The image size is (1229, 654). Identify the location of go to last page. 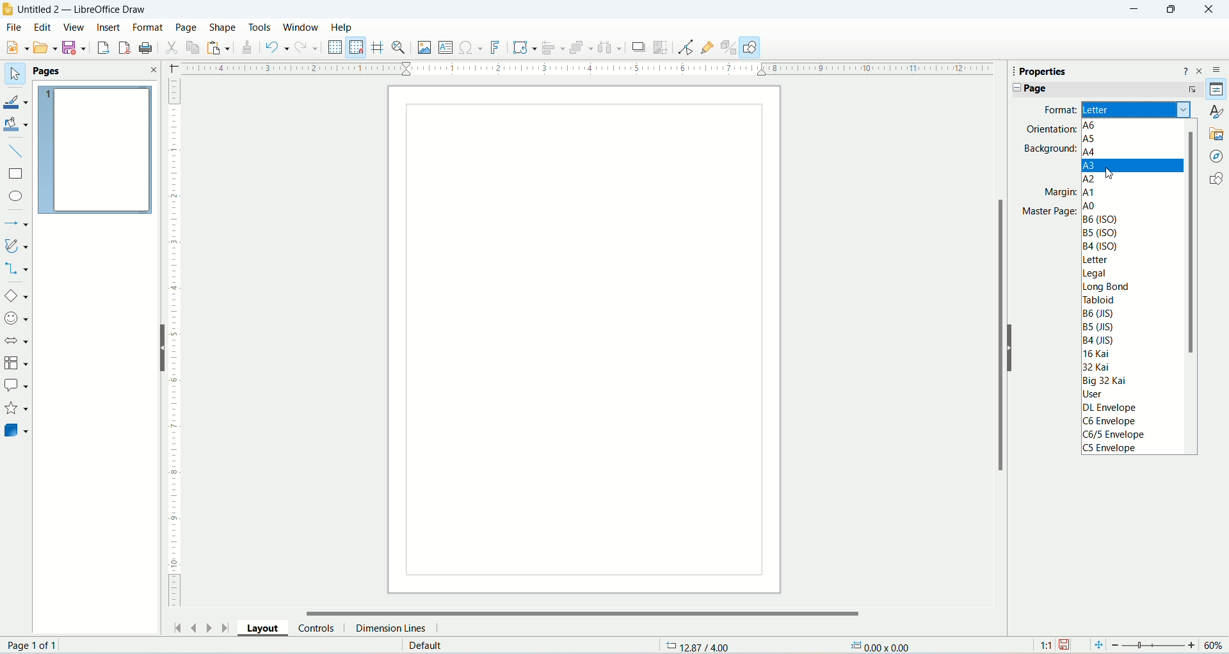
(223, 626).